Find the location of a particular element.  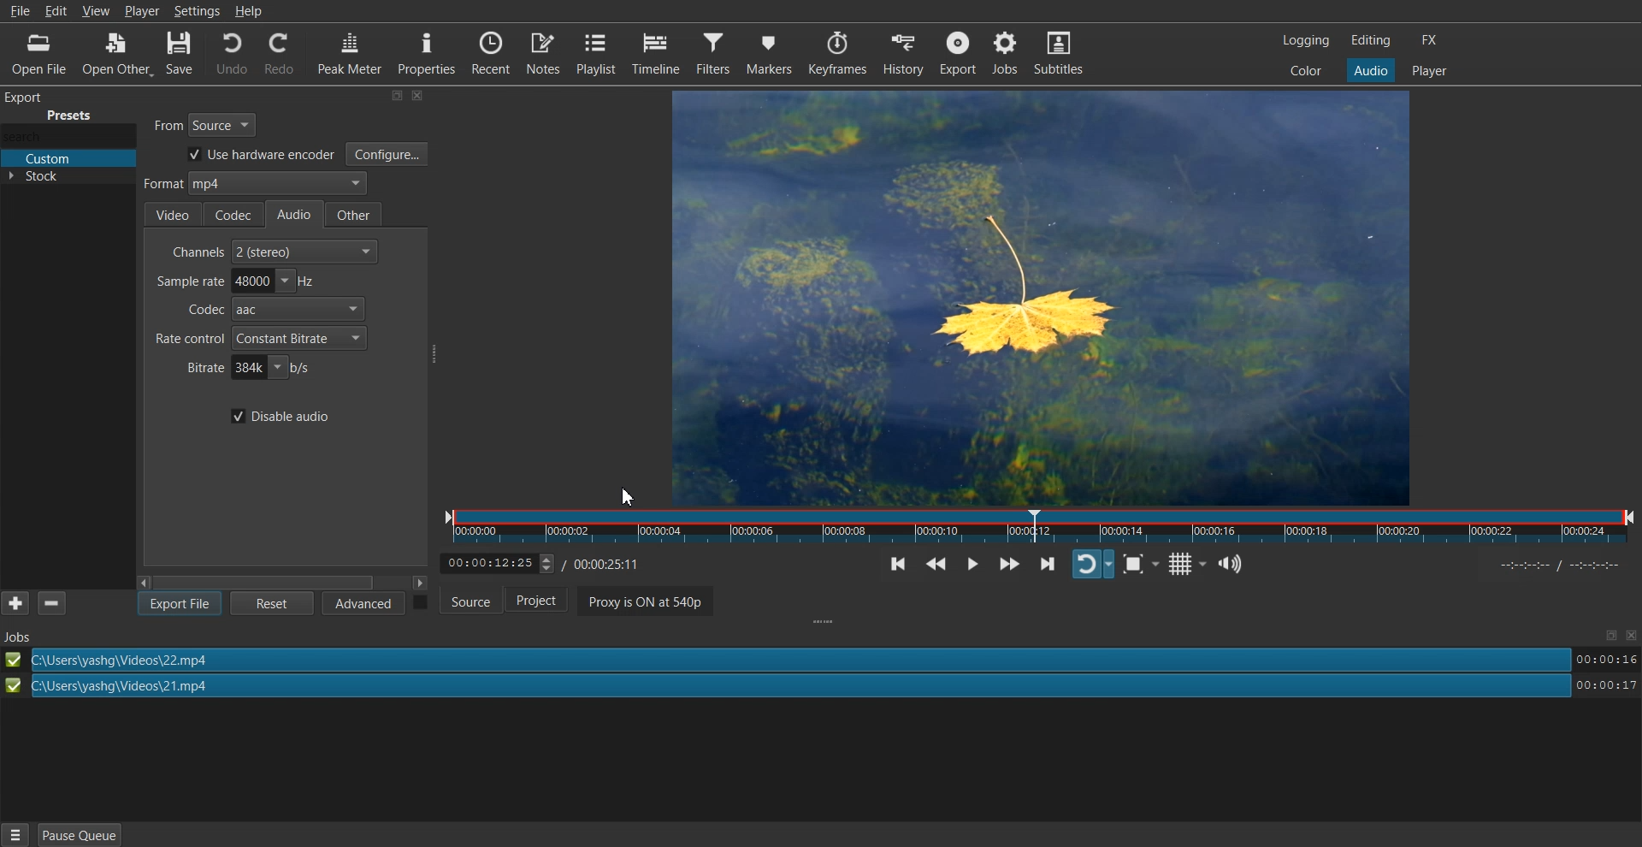

View is located at coordinates (97, 9).